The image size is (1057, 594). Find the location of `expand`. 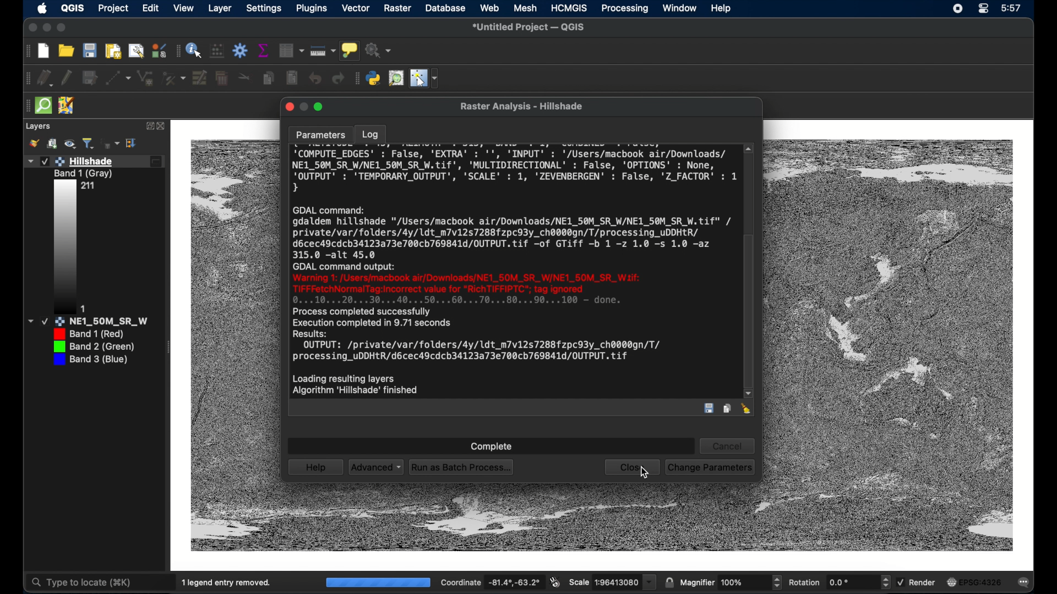

expand is located at coordinates (133, 144).